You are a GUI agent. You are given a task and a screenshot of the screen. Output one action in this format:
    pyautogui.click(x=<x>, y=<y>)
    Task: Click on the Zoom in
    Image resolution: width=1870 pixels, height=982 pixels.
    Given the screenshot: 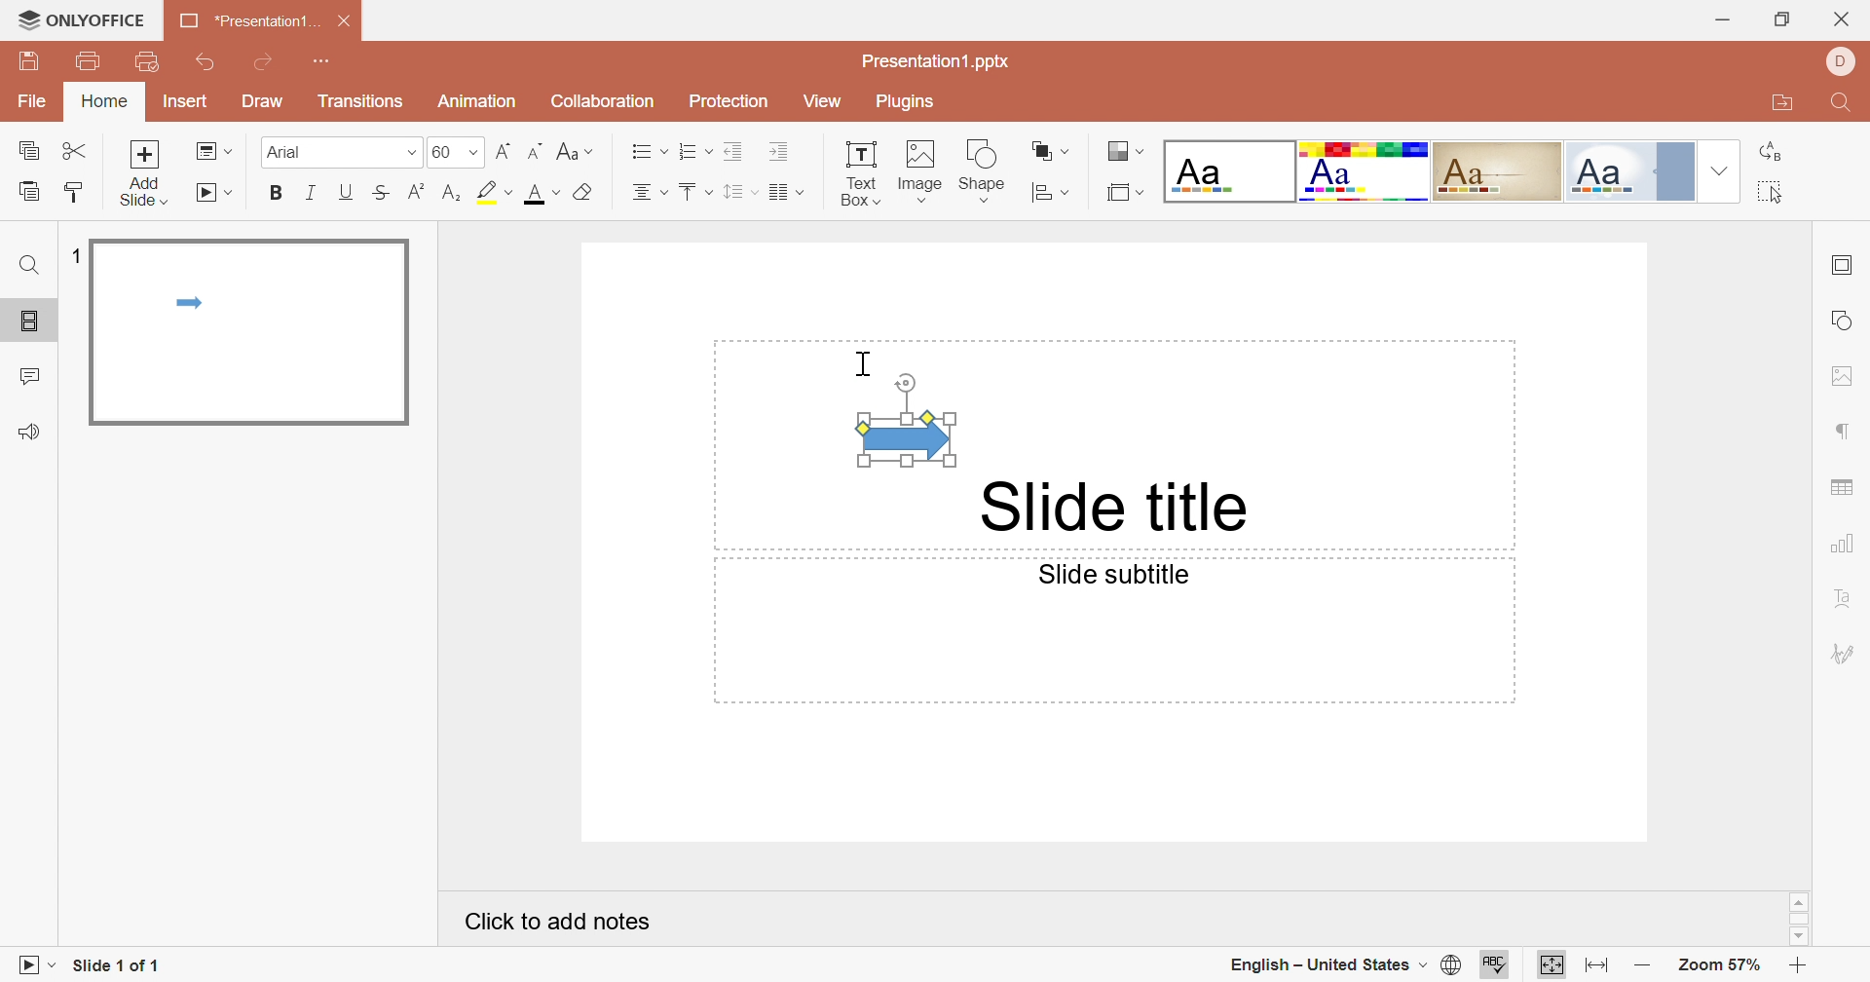 What is the action you would take?
    pyautogui.click(x=1799, y=967)
    